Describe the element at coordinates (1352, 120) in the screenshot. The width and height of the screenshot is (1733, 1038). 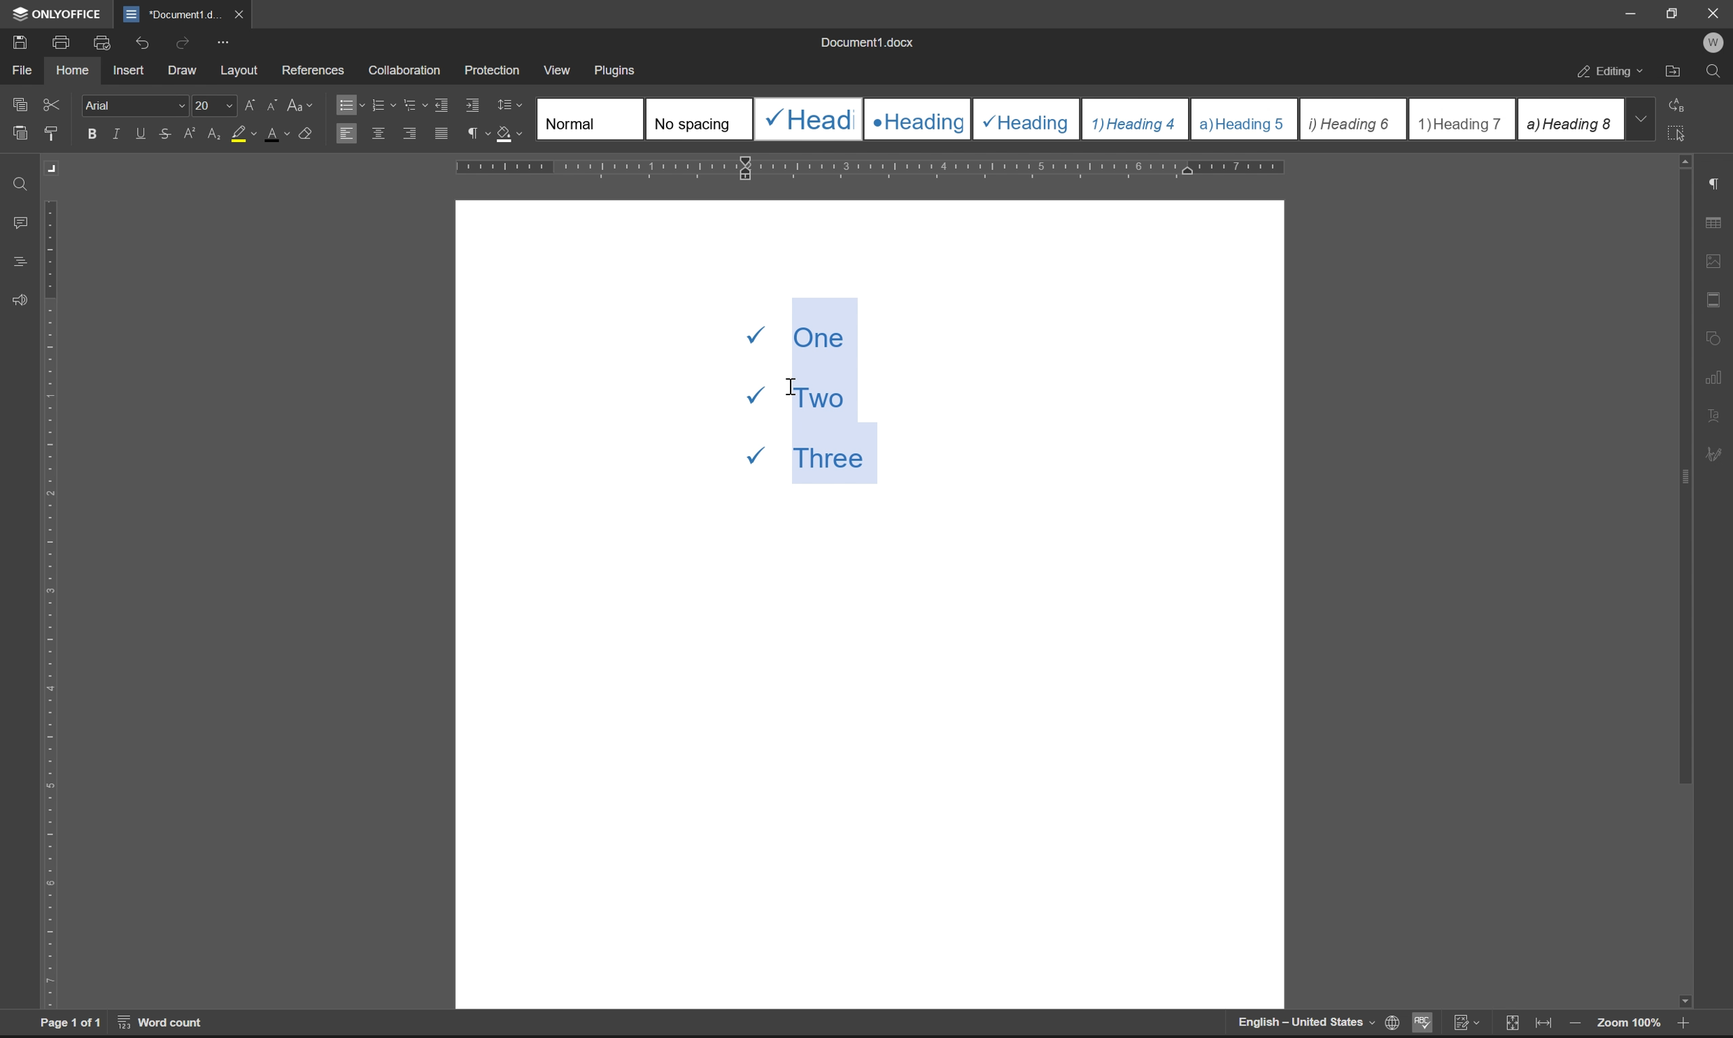
I see `Heading 6` at that location.